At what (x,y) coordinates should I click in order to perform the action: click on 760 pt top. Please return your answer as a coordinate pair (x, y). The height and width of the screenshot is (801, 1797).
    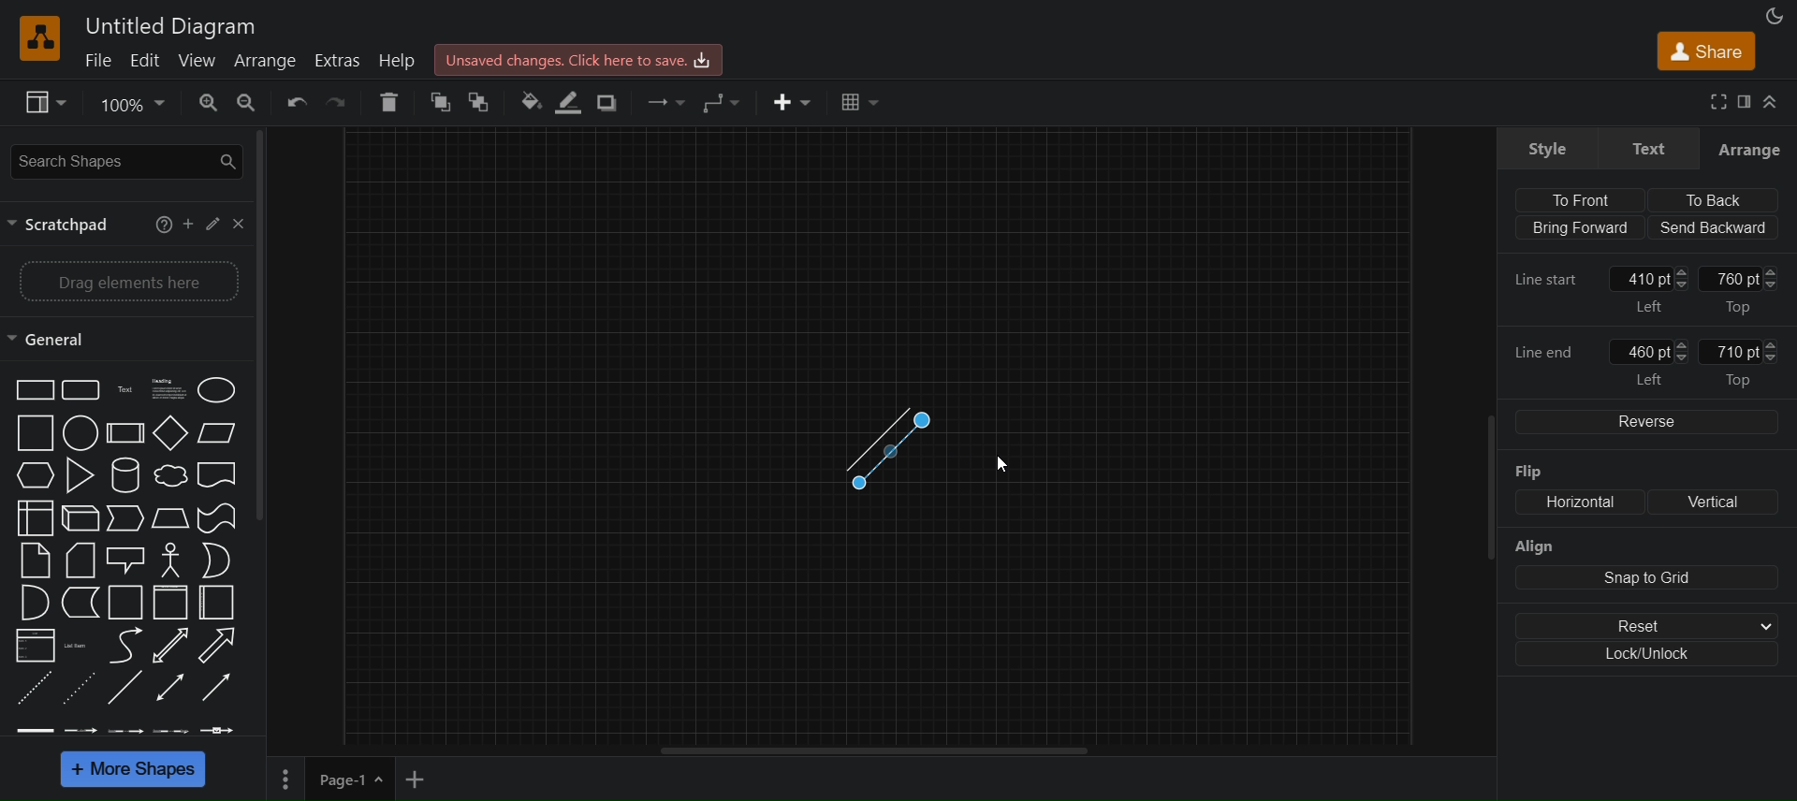
    Looking at the image, I should click on (1743, 288).